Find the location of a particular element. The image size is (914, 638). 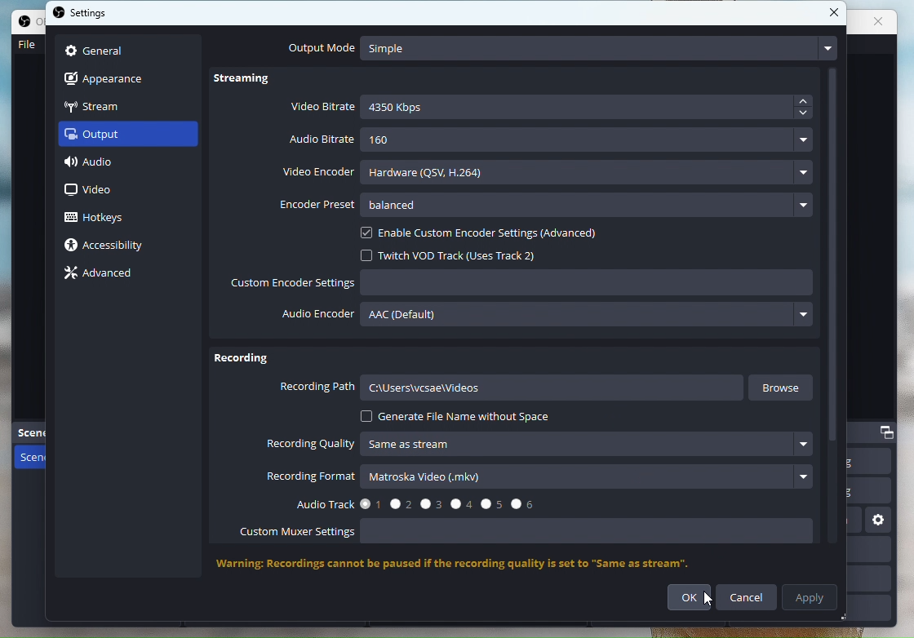

Custom Muxer Settings is located at coordinates (535, 534).